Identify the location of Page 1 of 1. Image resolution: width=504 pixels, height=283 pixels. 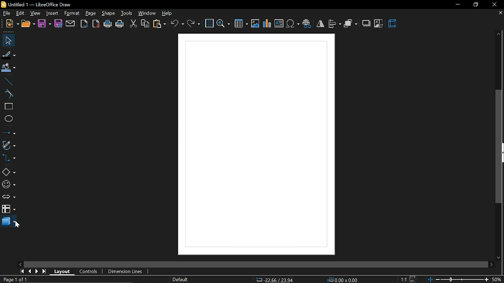
(14, 279).